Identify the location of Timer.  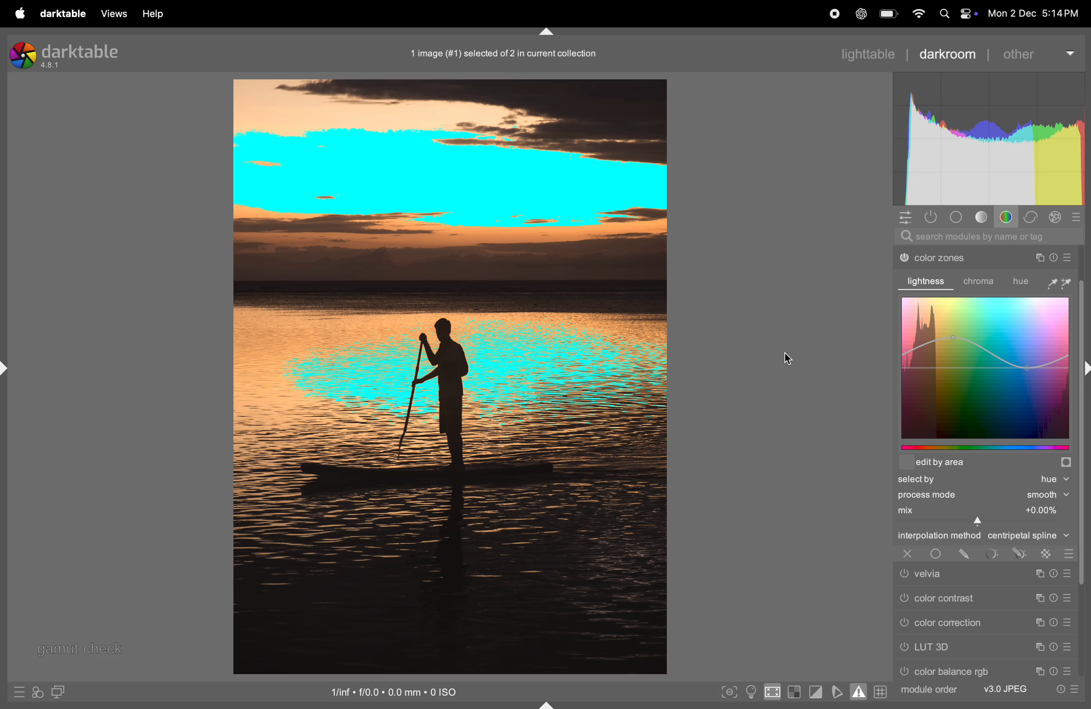
(1054, 671).